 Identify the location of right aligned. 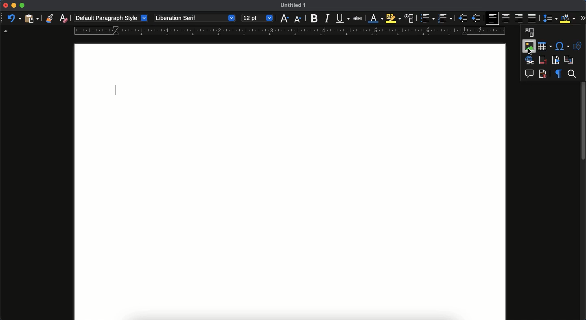
(518, 19).